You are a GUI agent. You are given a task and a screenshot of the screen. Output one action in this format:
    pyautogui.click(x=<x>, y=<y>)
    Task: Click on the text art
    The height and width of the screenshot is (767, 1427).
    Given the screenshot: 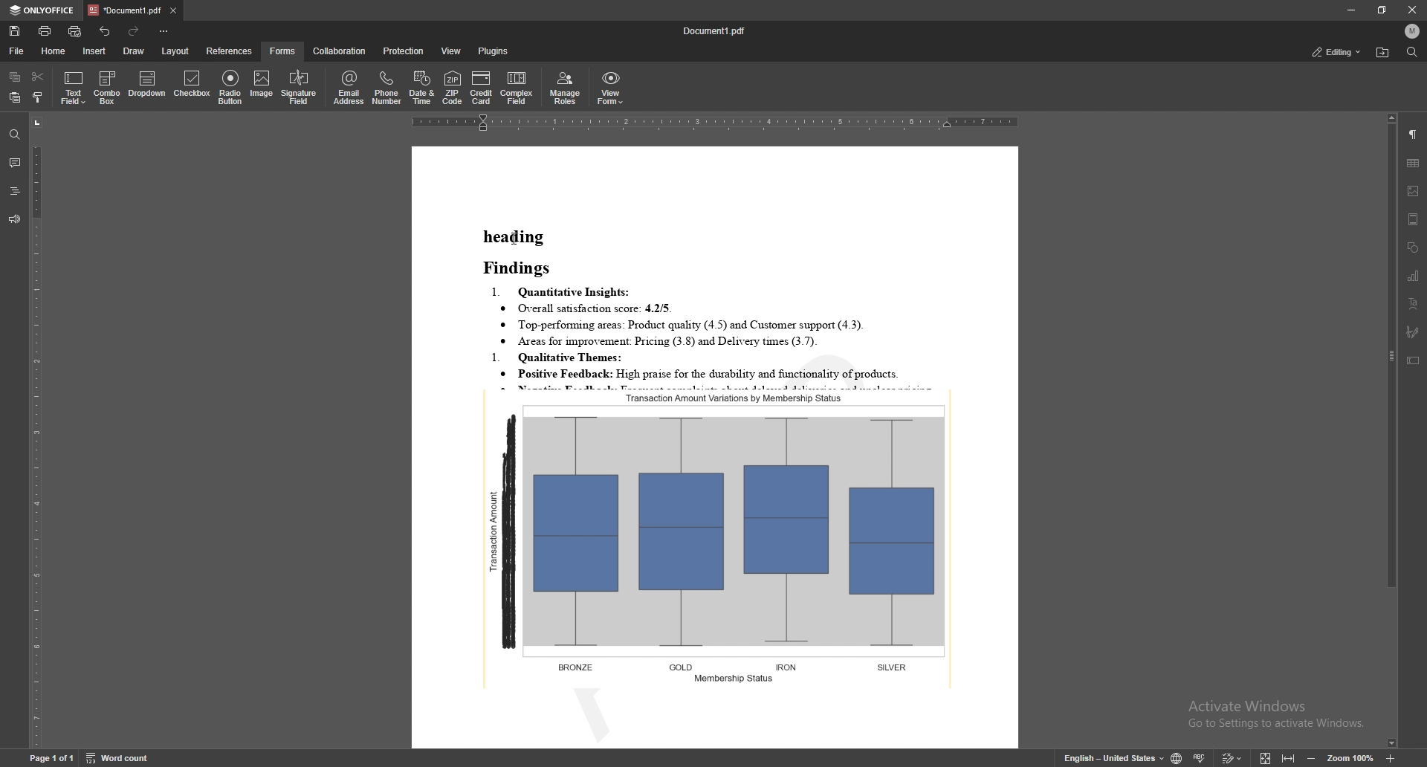 What is the action you would take?
    pyautogui.click(x=1413, y=304)
    